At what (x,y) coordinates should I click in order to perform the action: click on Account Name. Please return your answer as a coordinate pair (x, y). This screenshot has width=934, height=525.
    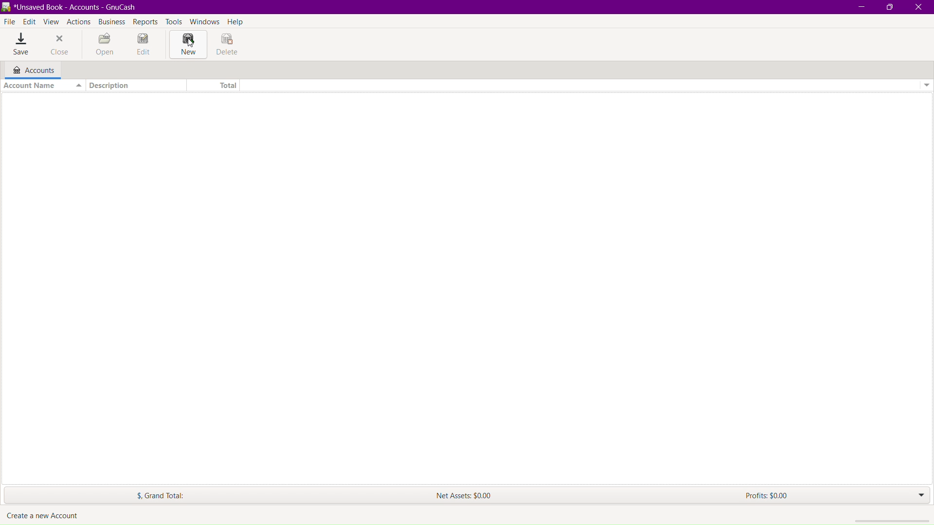
    Looking at the image, I should click on (43, 85).